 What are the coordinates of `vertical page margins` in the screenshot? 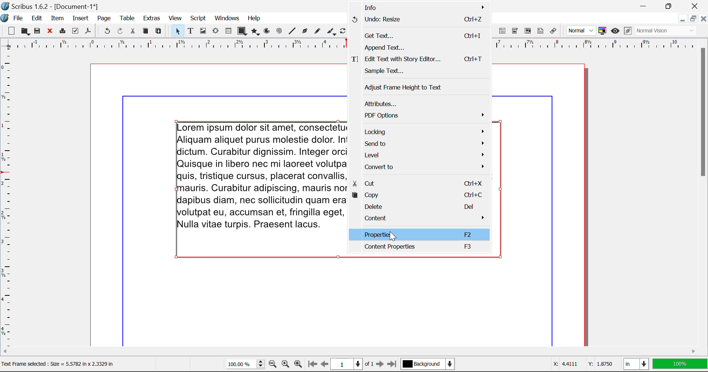 It's located at (595, 43).